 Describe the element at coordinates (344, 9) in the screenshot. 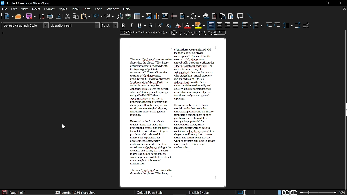

I see `CLose tab` at that location.